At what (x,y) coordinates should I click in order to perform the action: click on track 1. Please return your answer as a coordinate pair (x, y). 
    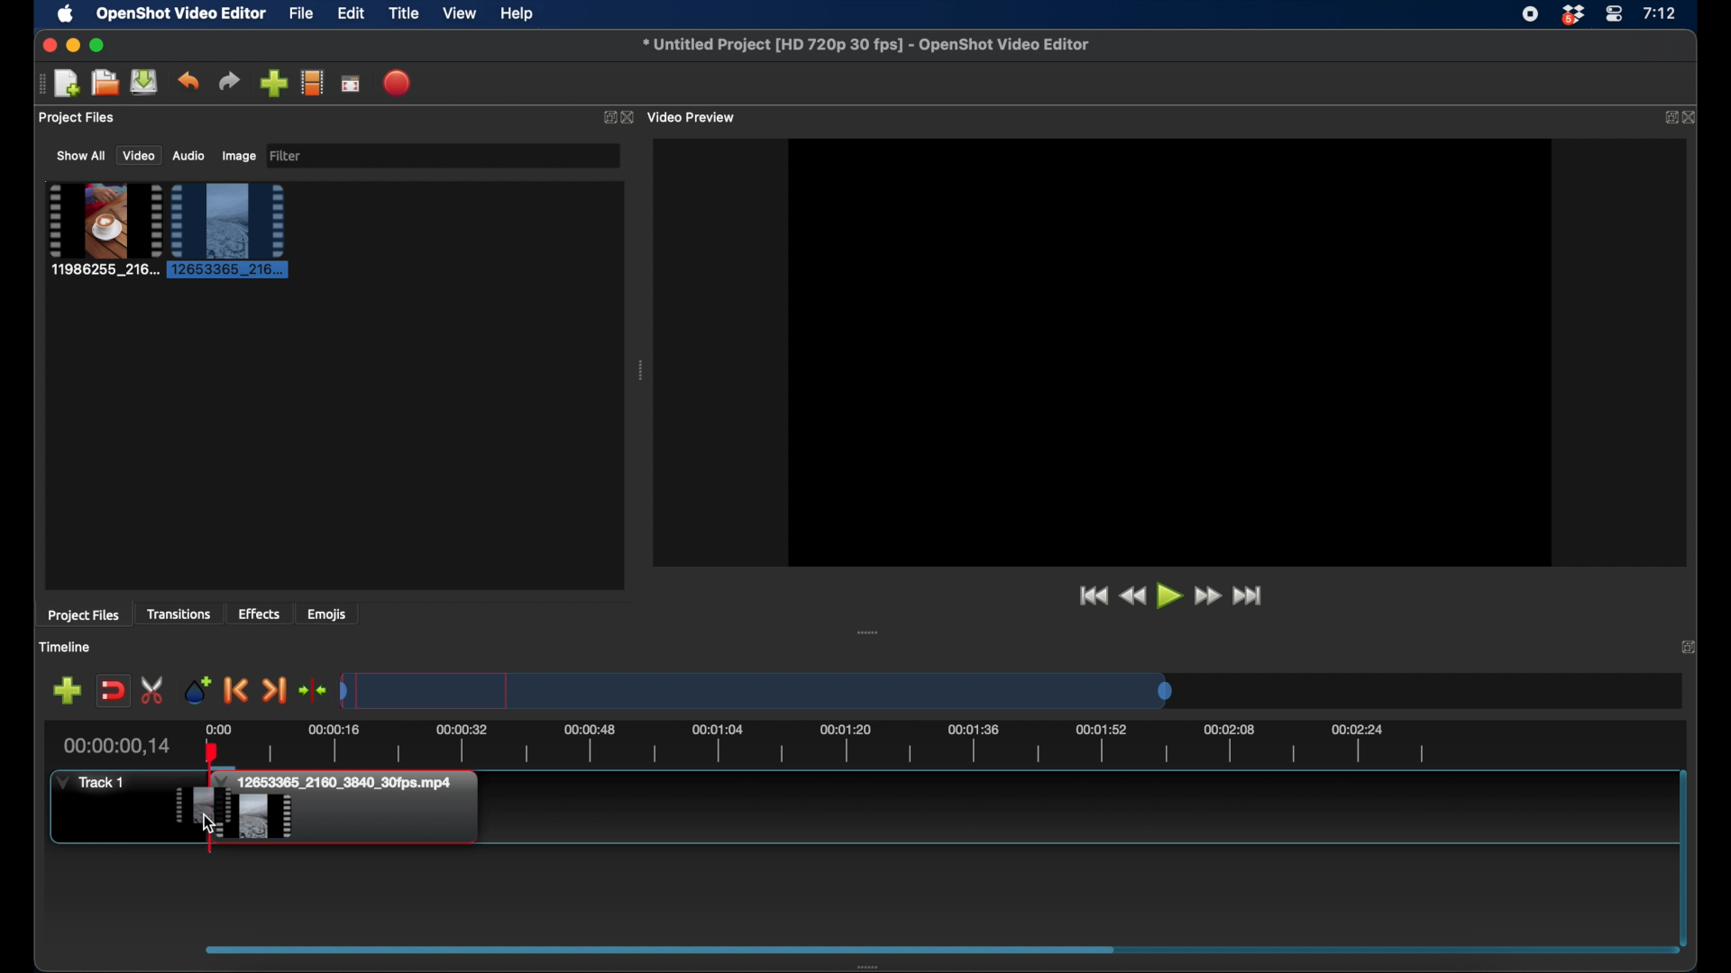
    Looking at the image, I should click on (91, 783).